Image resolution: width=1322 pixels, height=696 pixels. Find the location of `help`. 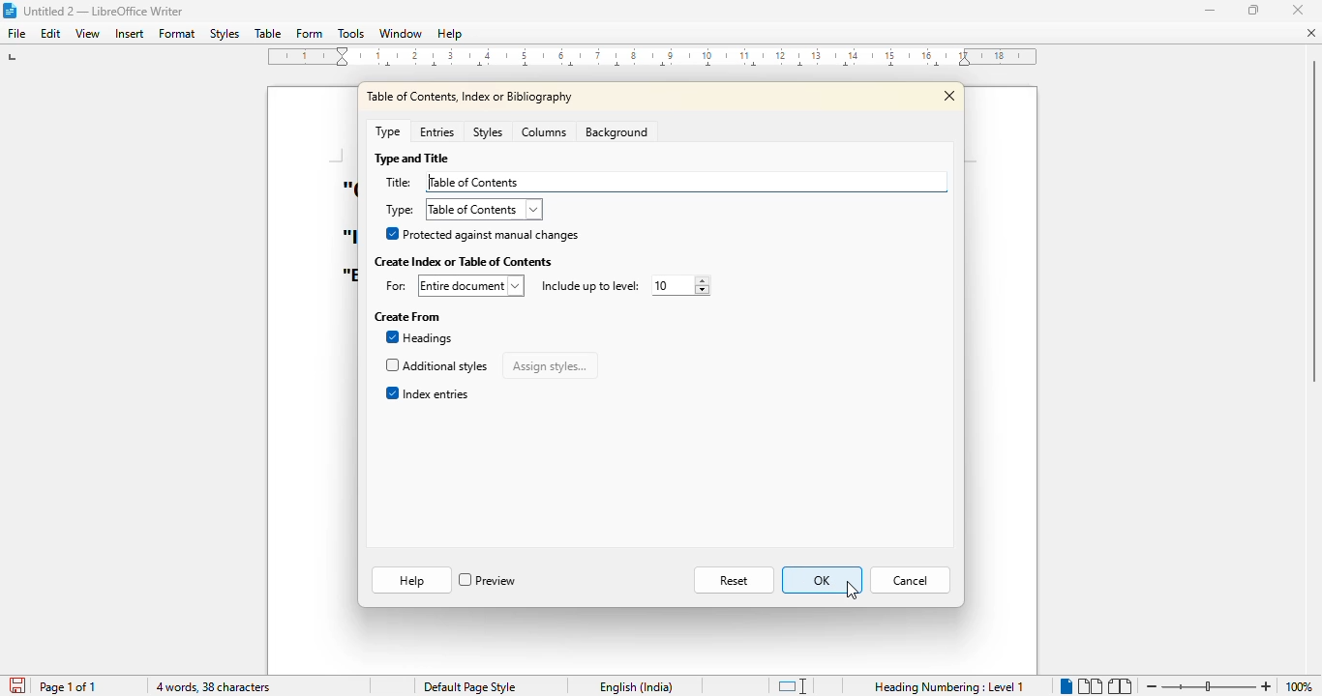

help is located at coordinates (449, 33).